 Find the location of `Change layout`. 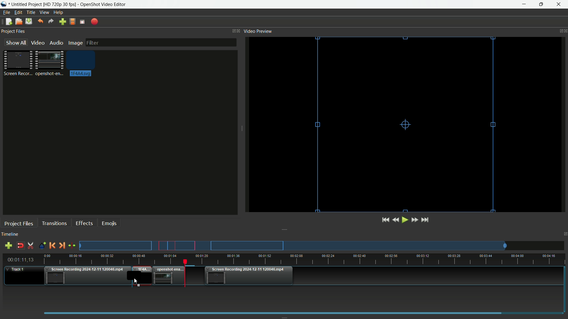

Change layout is located at coordinates (232, 31).